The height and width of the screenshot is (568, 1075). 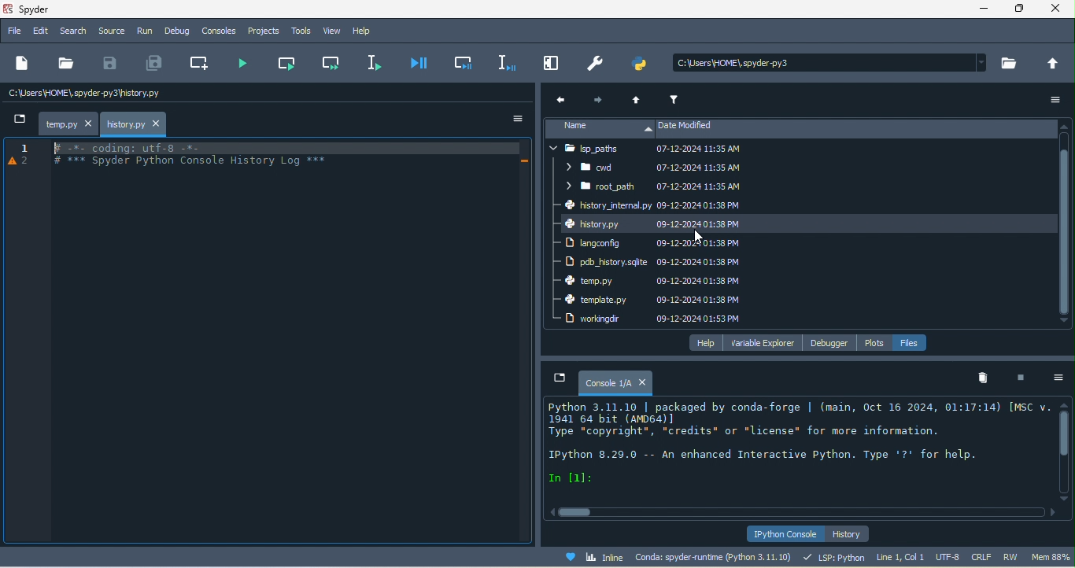 I want to click on Spyder log files appeared, so click(x=269, y=190).